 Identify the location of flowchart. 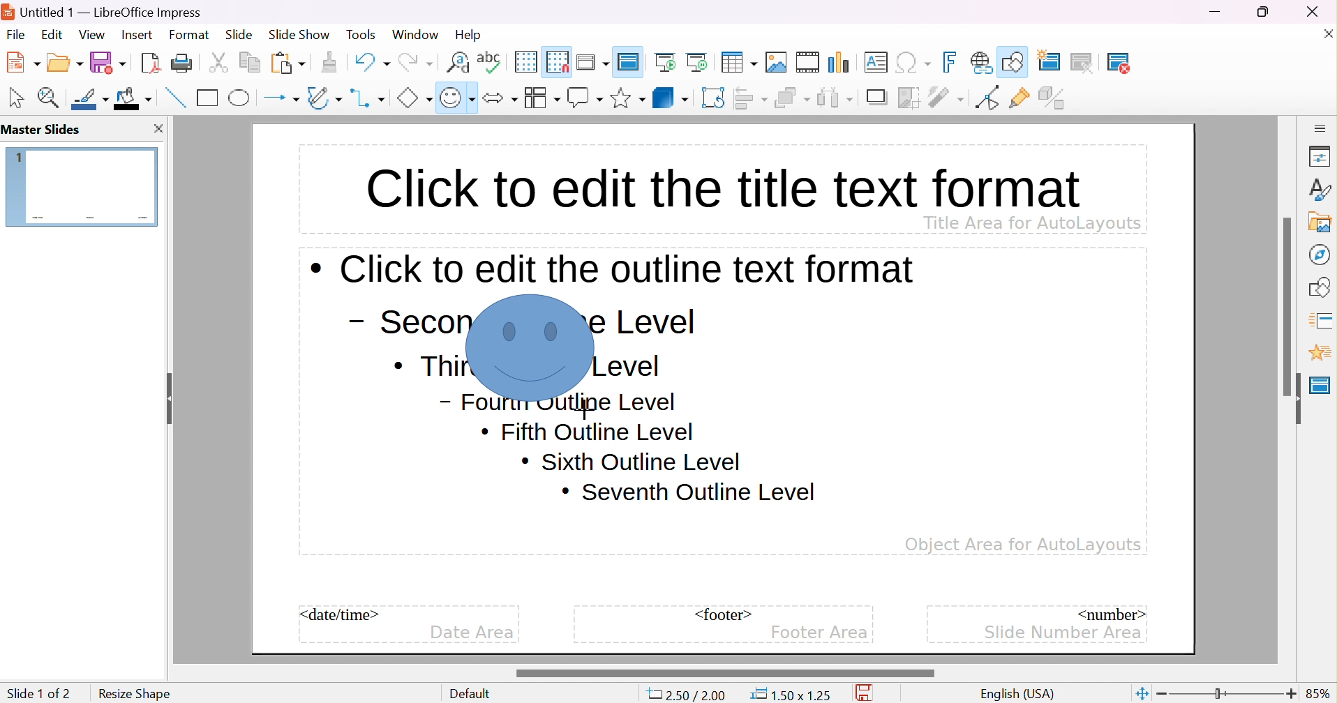
(541, 98).